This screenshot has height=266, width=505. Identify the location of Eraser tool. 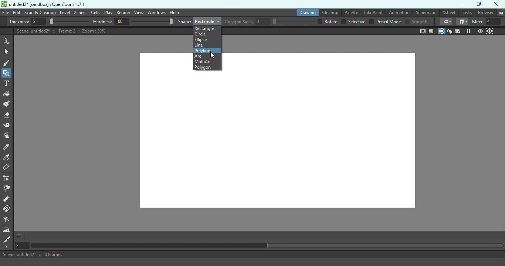
(8, 116).